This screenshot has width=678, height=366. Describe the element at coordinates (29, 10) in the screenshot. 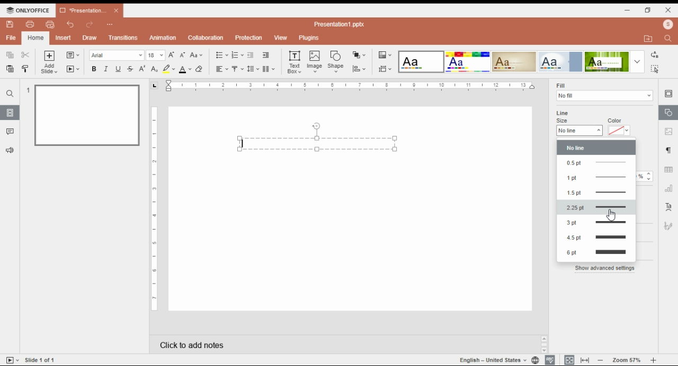

I see `ONLYOFFICE` at that location.